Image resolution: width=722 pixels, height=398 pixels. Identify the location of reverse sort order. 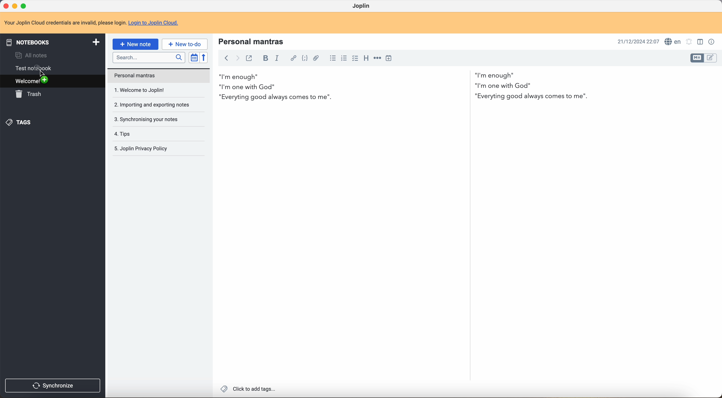
(203, 58).